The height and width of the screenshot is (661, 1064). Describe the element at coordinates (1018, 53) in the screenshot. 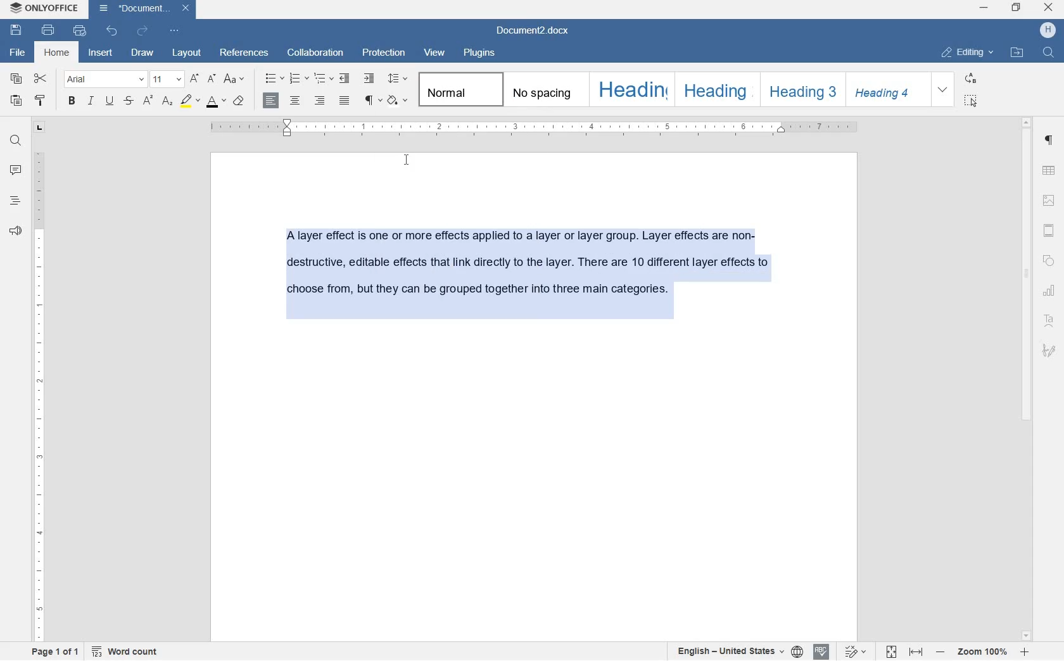

I see `open file location` at that location.